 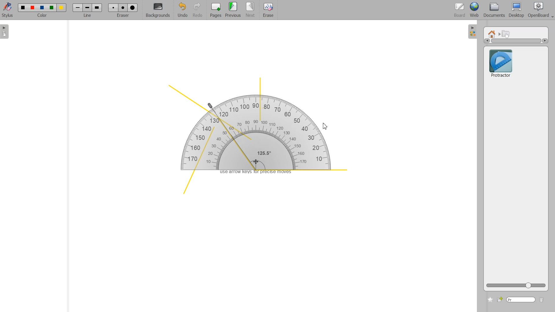 What do you see at coordinates (7, 32) in the screenshot?
I see `Sidebar` at bounding box center [7, 32].